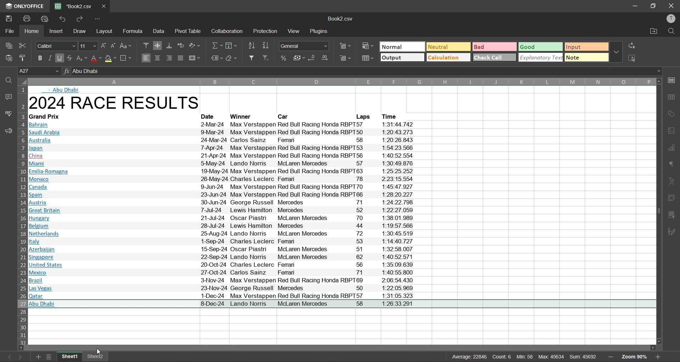 This screenshot has width=680, height=362. Describe the element at coordinates (8, 30) in the screenshot. I see `file` at that location.